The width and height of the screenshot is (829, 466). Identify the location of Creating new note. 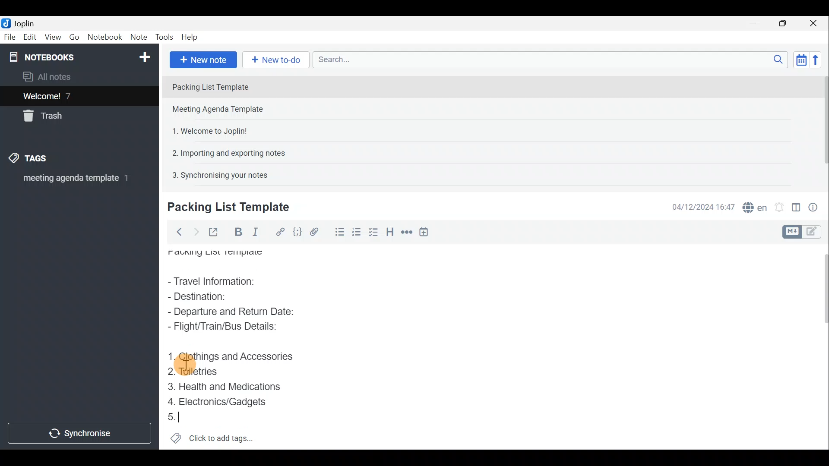
(223, 208).